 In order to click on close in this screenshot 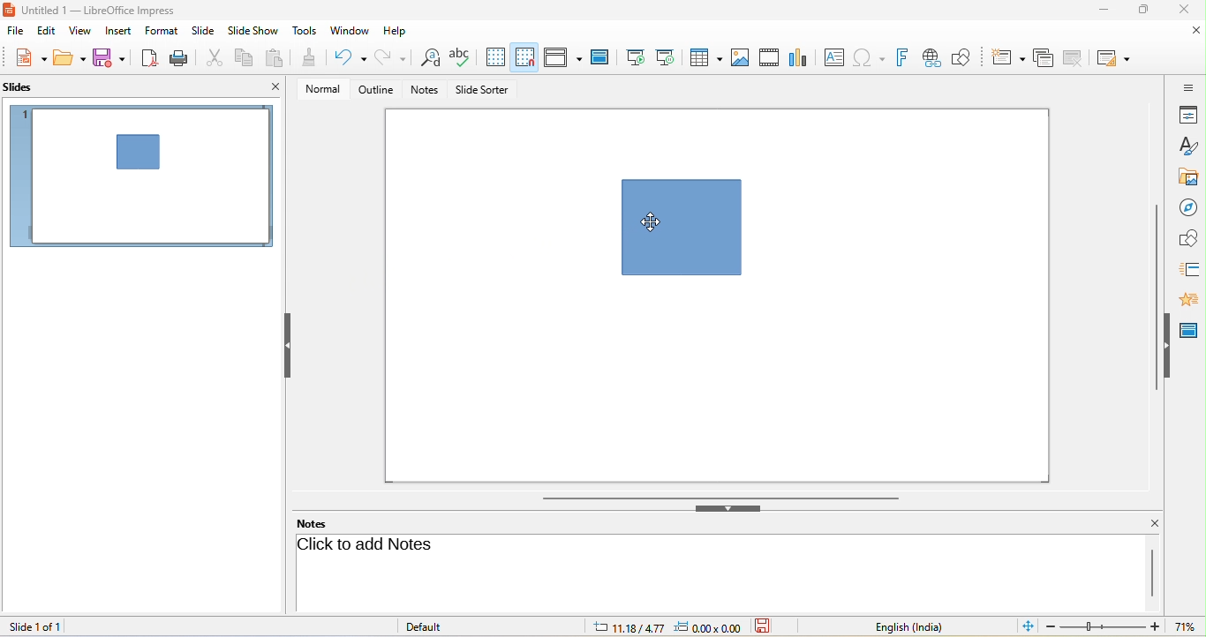, I will do `click(274, 86)`.